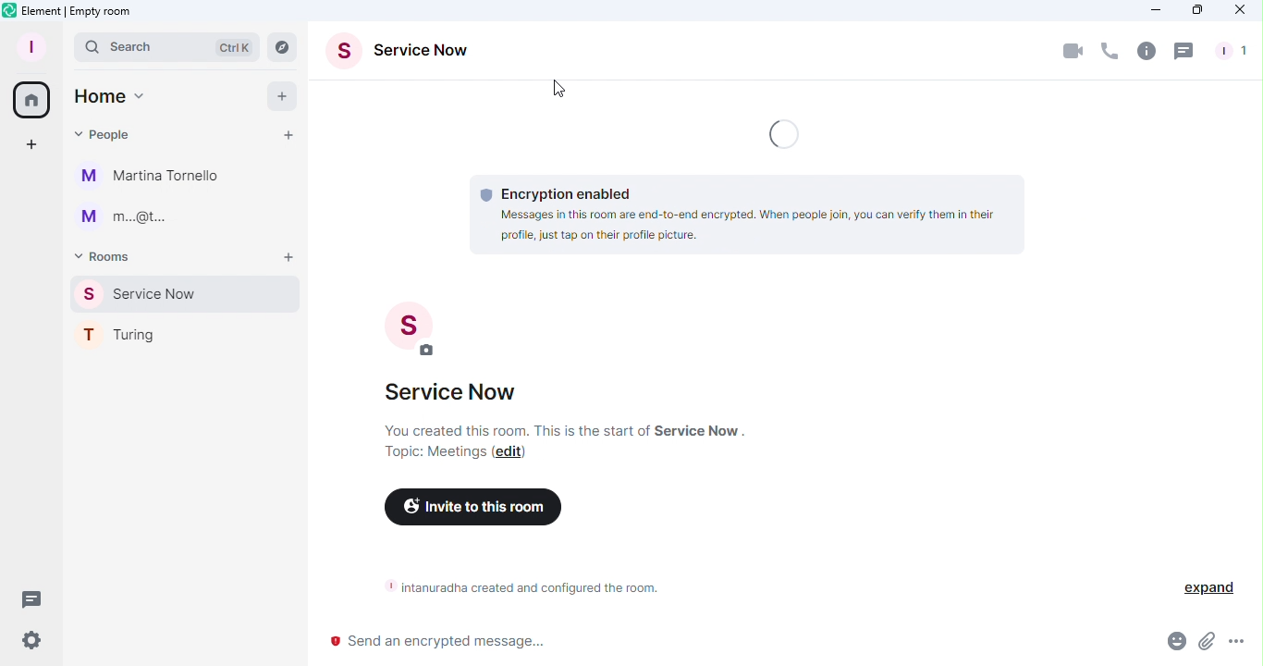  What do you see at coordinates (1244, 10) in the screenshot?
I see `Close` at bounding box center [1244, 10].